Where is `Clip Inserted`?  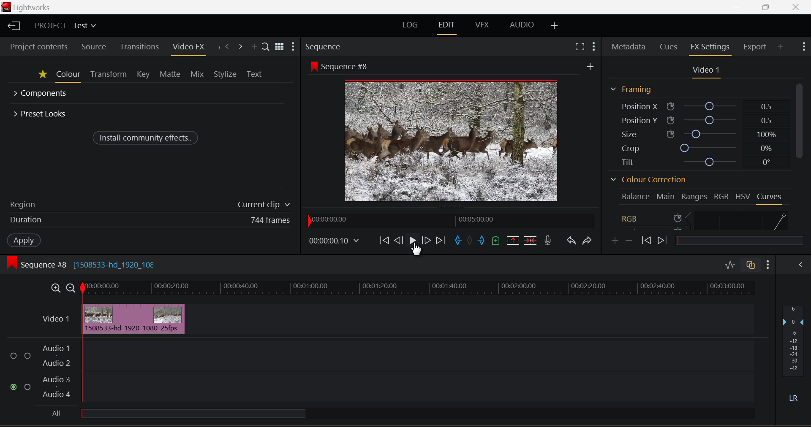
Clip Inserted is located at coordinates (133, 319).